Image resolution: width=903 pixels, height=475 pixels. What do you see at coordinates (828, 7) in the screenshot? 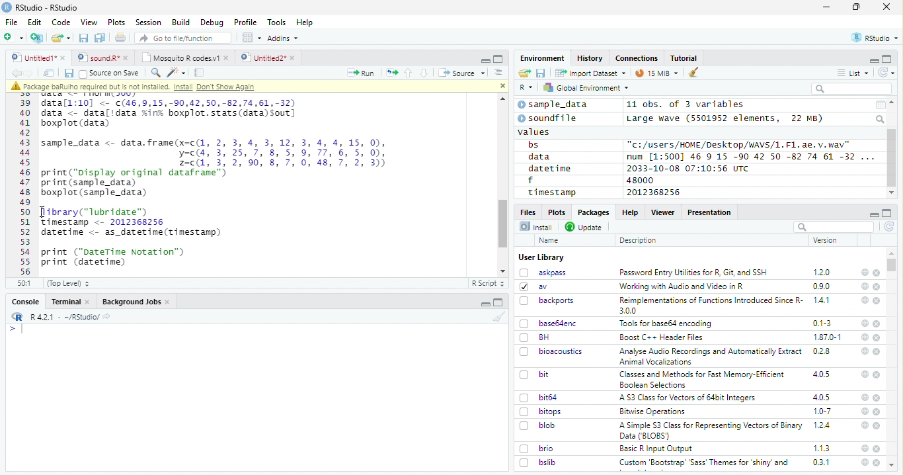
I see `minimize` at bounding box center [828, 7].